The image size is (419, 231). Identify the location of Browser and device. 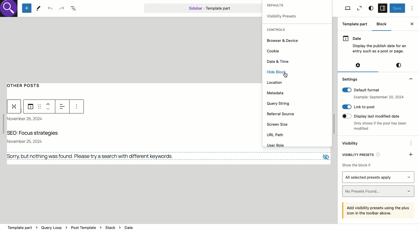
(284, 41).